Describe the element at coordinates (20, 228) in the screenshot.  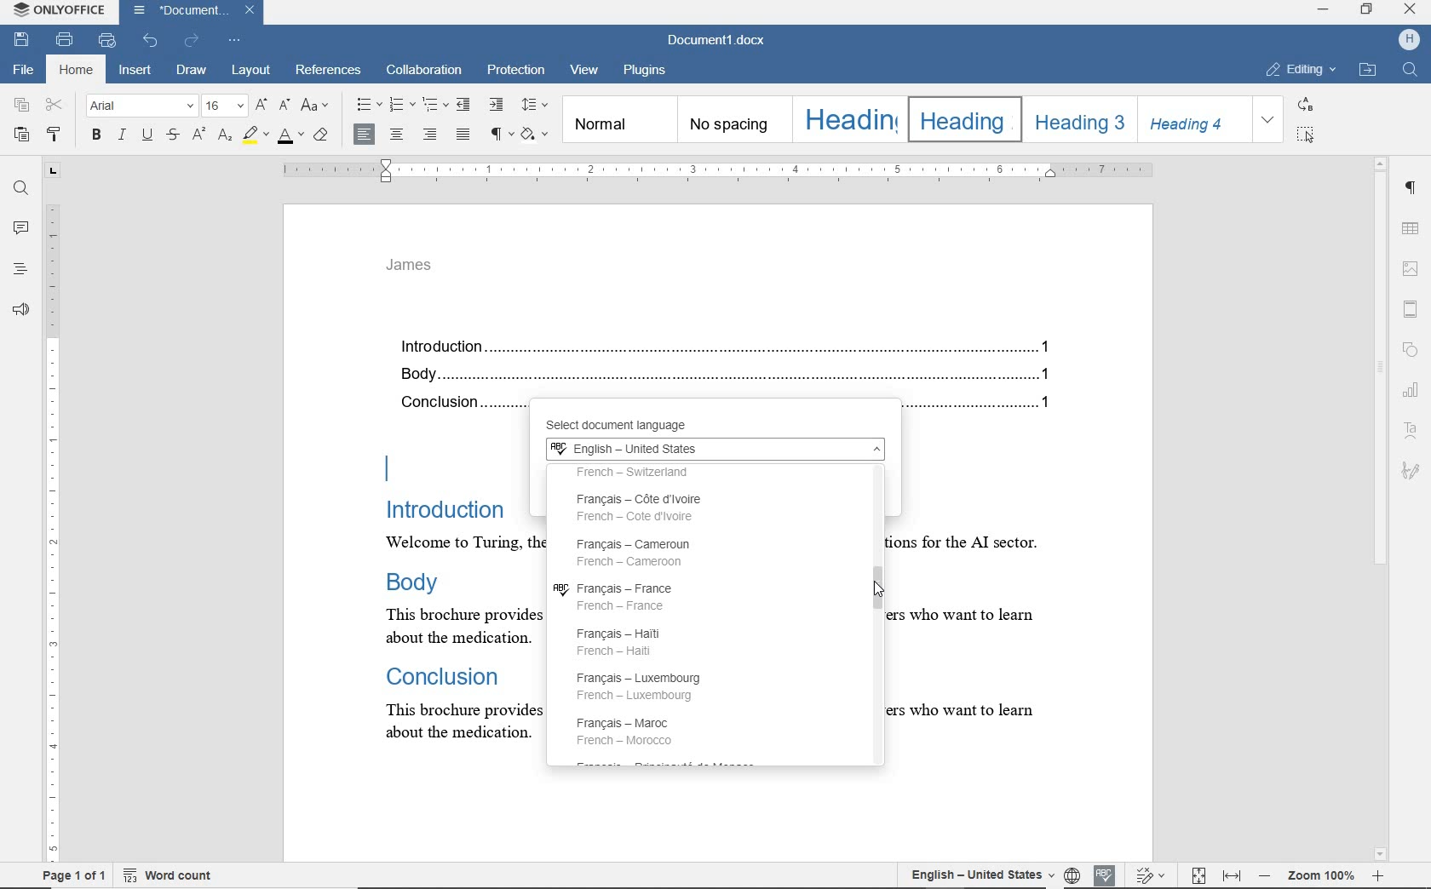
I see `comments` at that location.